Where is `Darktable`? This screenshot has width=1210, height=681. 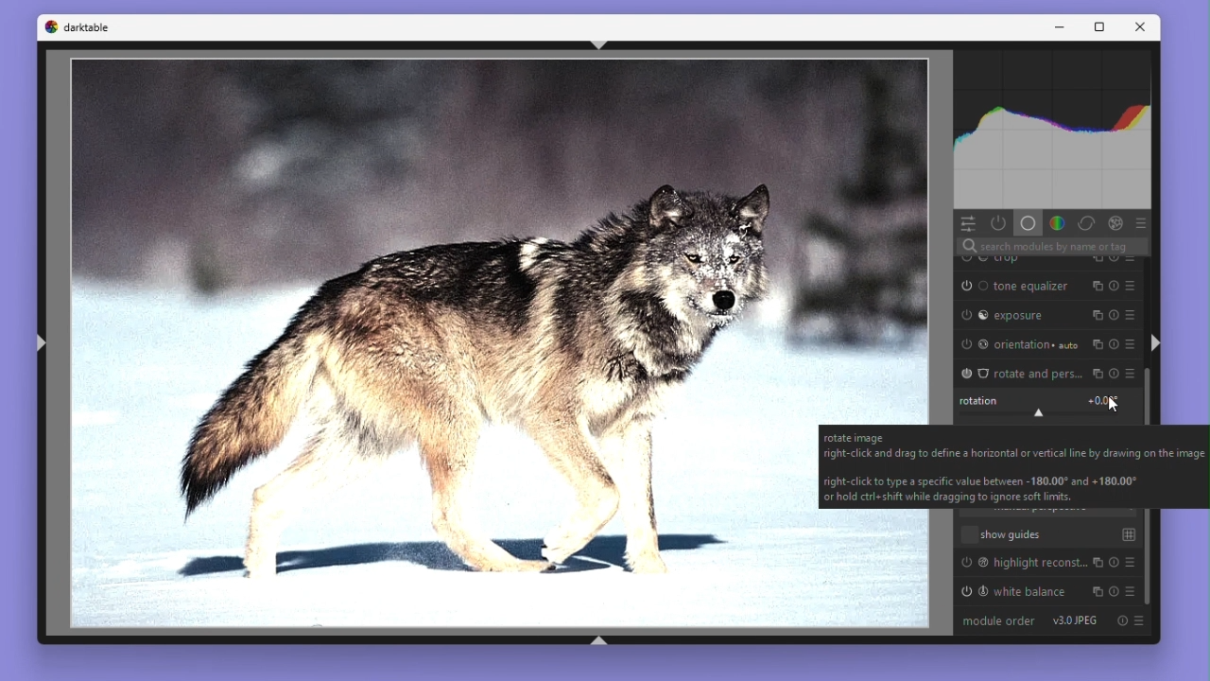
Darktable is located at coordinates (77, 26).